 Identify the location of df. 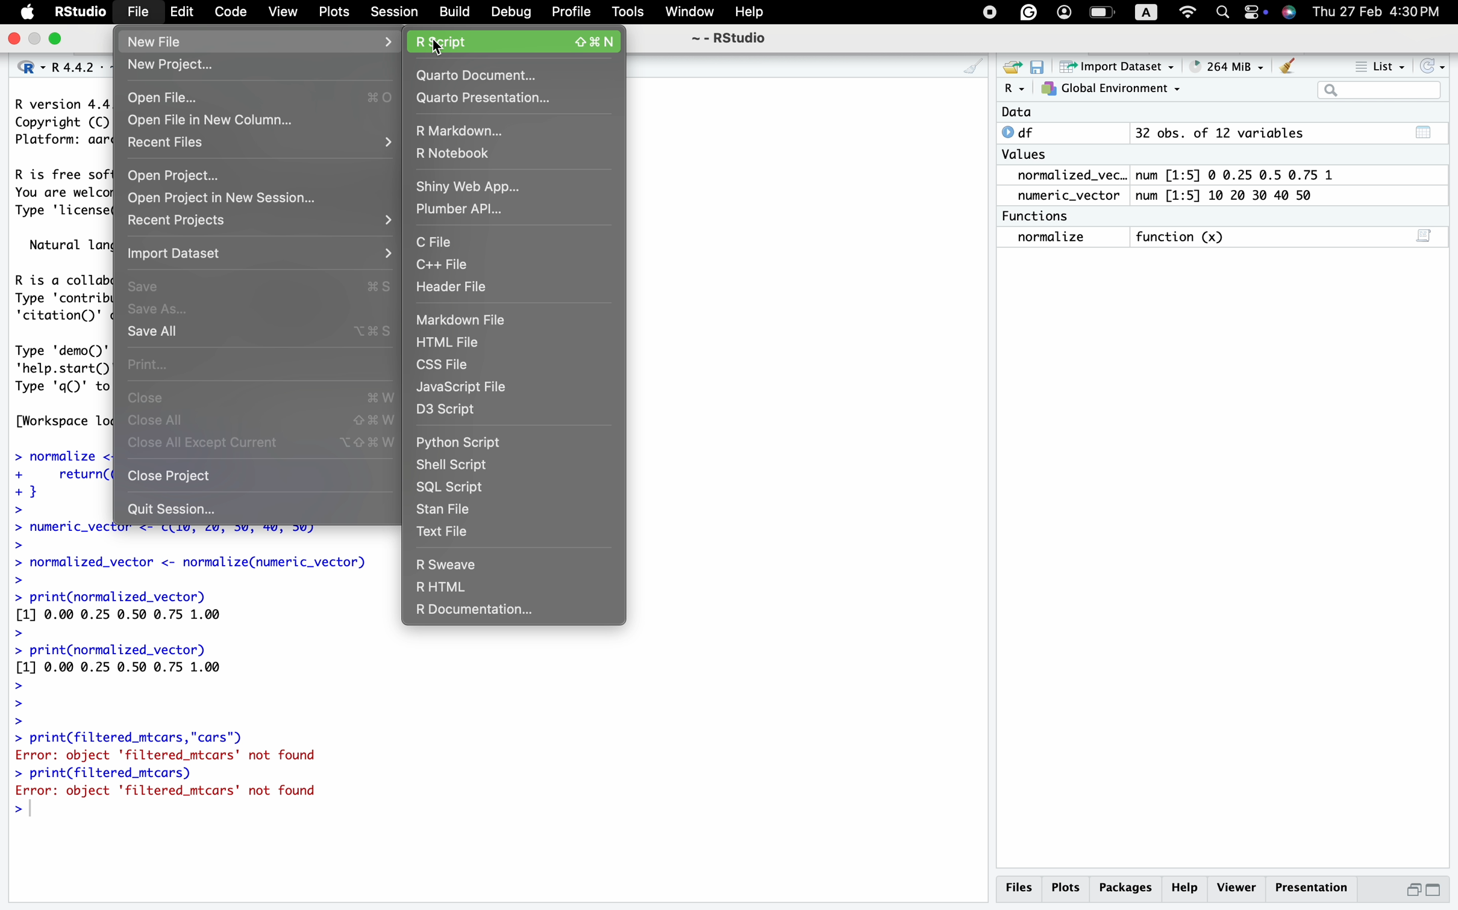
(1027, 132).